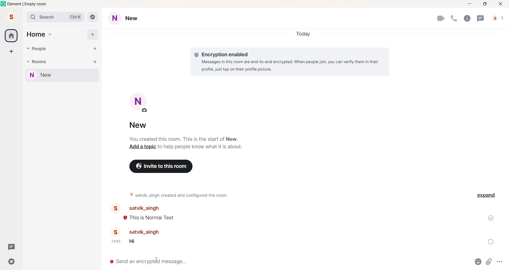 The height and width of the screenshot is (270, 509). What do you see at coordinates (11, 51) in the screenshot?
I see `Create a Space` at bounding box center [11, 51].